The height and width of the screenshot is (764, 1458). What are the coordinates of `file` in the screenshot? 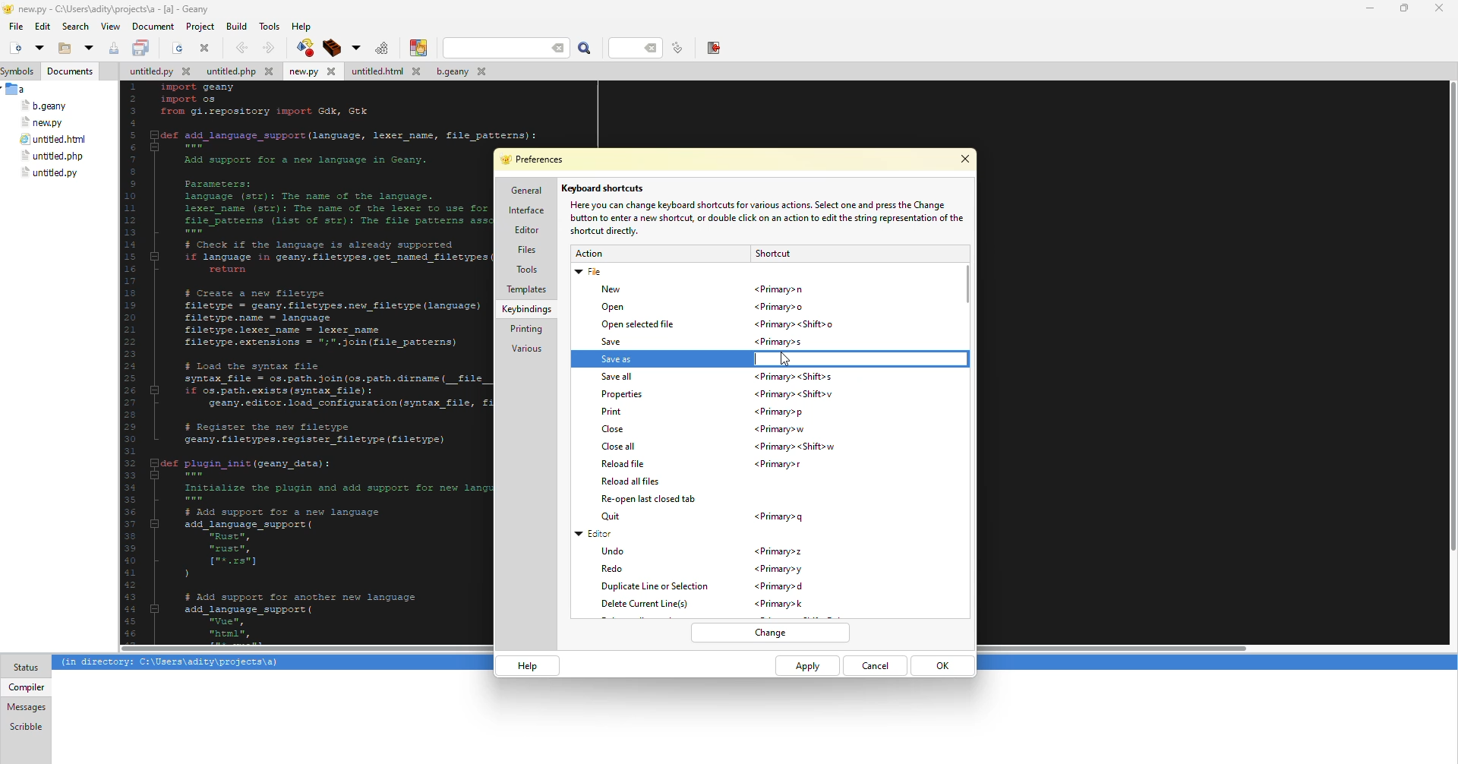 It's located at (459, 74).